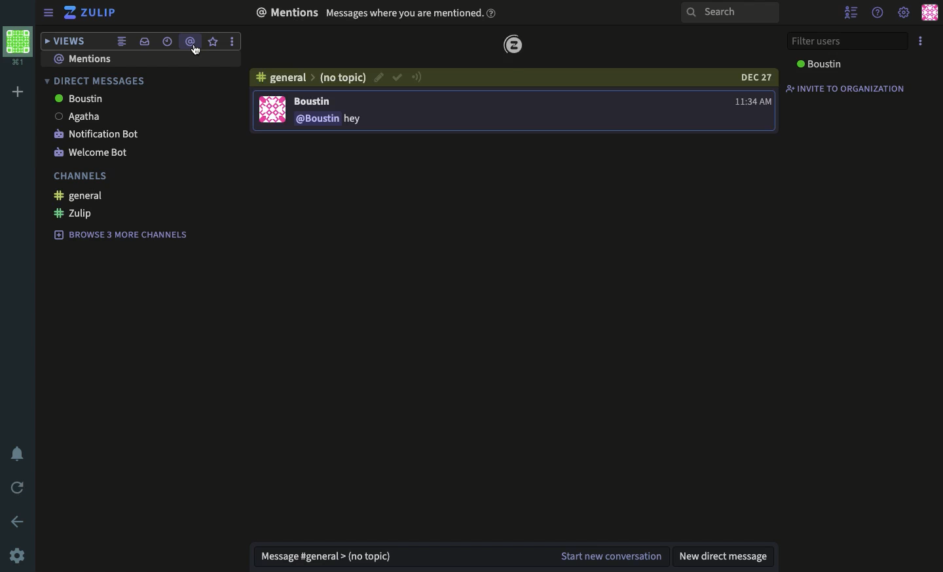 The height and width of the screenshot is (572, 943). Describe the element at coordinates (63, 41) in the screenshot. I see `views` at that location.